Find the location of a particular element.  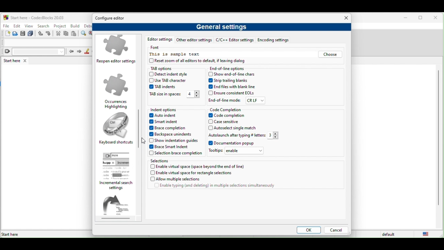

next  is located at coordinates (79, 52).